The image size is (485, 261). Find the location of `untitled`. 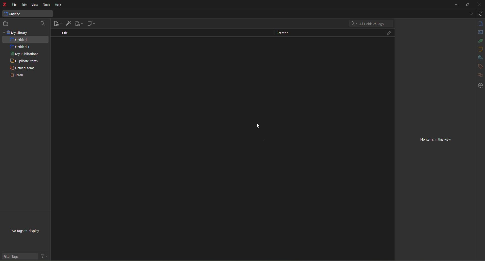

untitled is located at coordinates (13, 14).